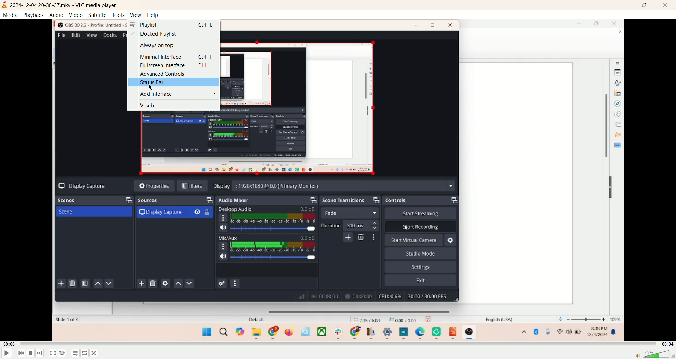 The height and width of the screenshot is (359, 676). What do you see at coordinates (96, 353) in the screenshot?
I see `shuffle` at bounding box center [96, 353].